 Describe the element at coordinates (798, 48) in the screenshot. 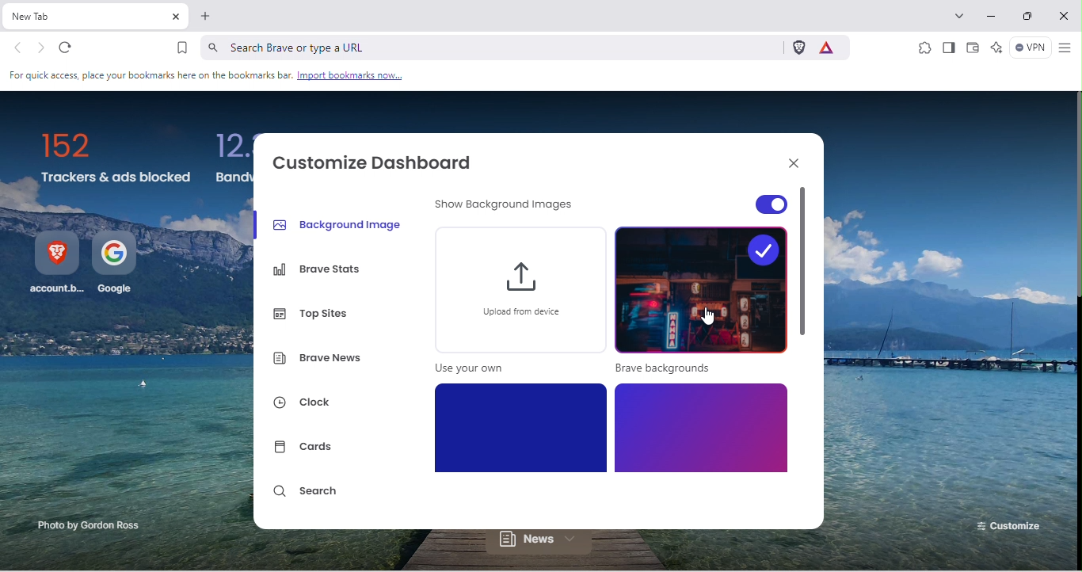

I see `Brave shields` at that location.